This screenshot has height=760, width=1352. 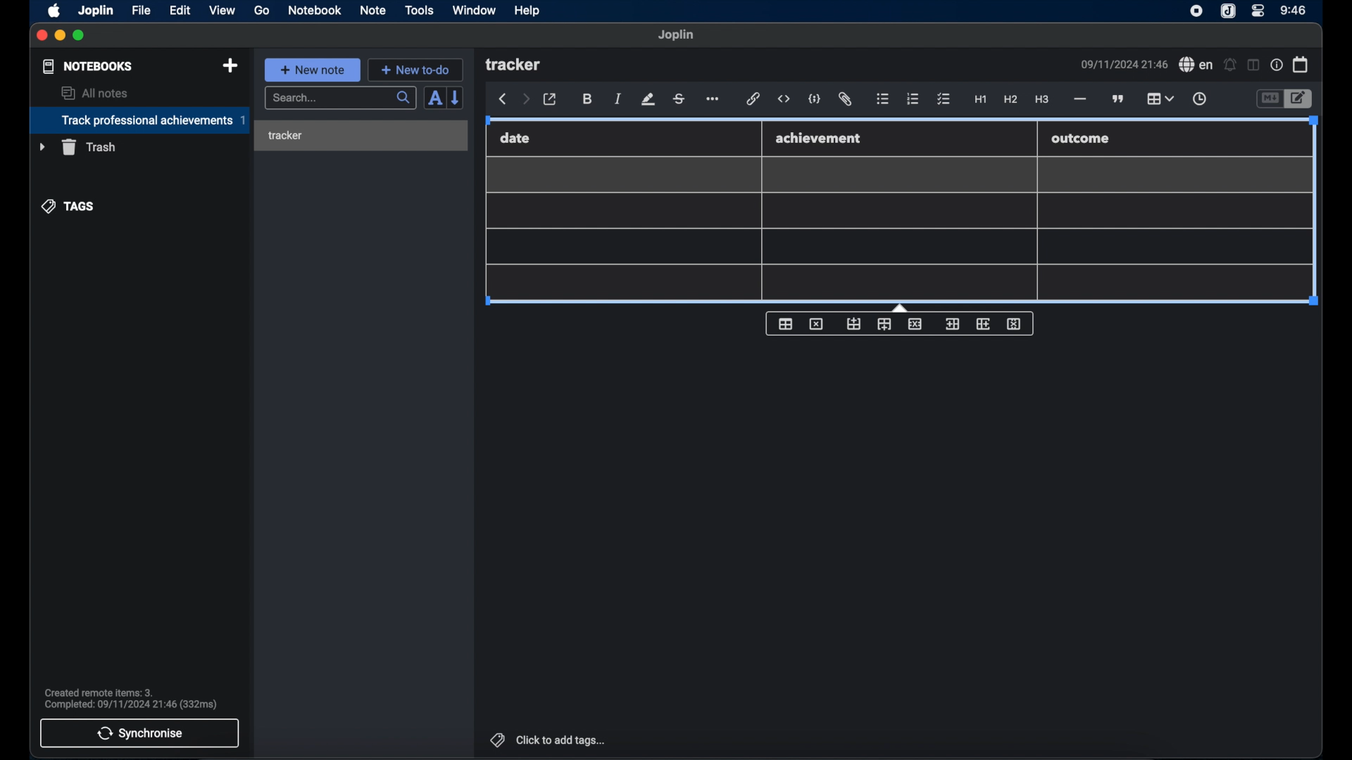 I want to click on forward, so click(x=525, y=100).